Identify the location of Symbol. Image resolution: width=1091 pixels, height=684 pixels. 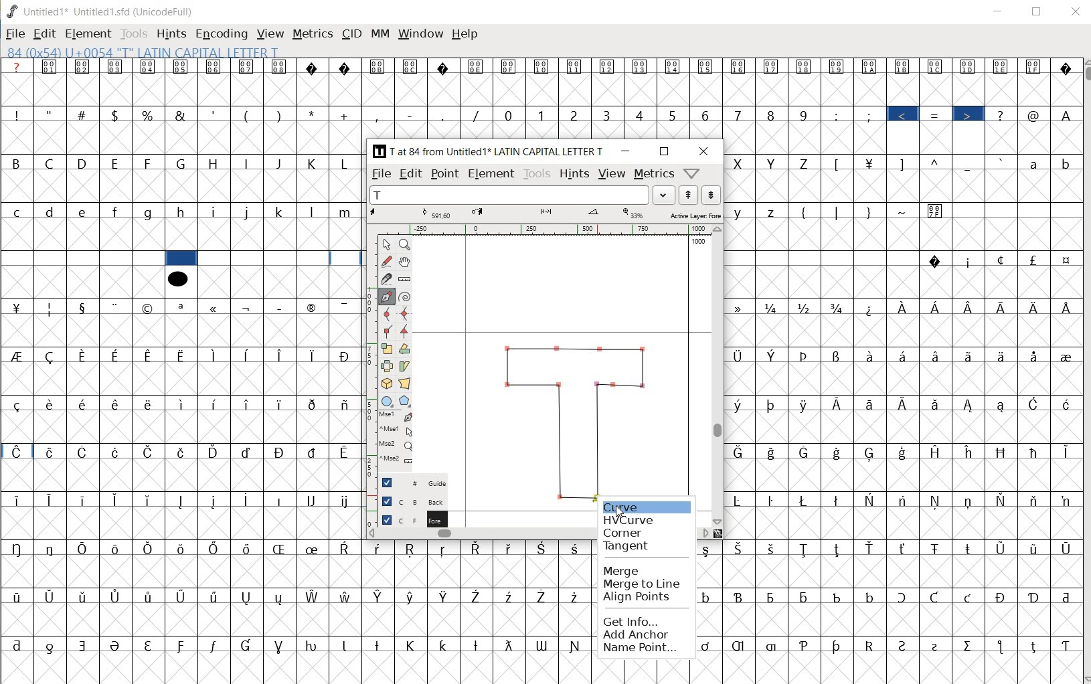
(901, 598).